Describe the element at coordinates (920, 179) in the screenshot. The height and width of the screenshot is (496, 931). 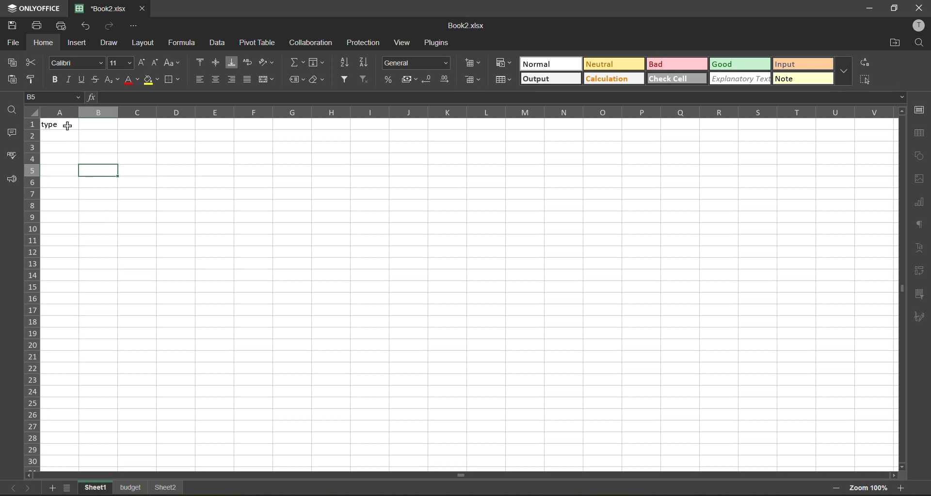
I see `images` at that location.